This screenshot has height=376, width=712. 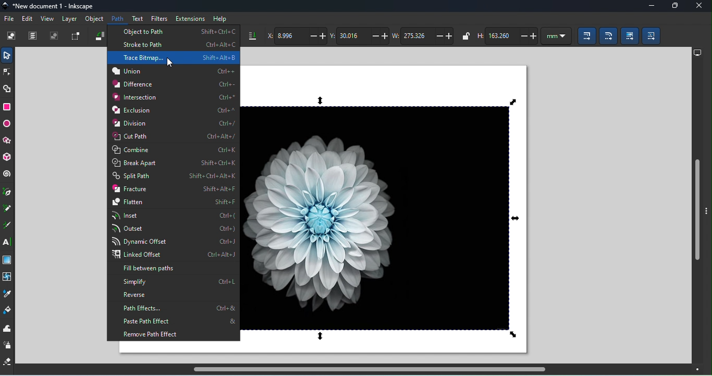 What do you see at coordinates (585, 37) in the screenshot?
I see `When scaling objects, scale the stroke width by same proportion` at bounding box center [585, 37].